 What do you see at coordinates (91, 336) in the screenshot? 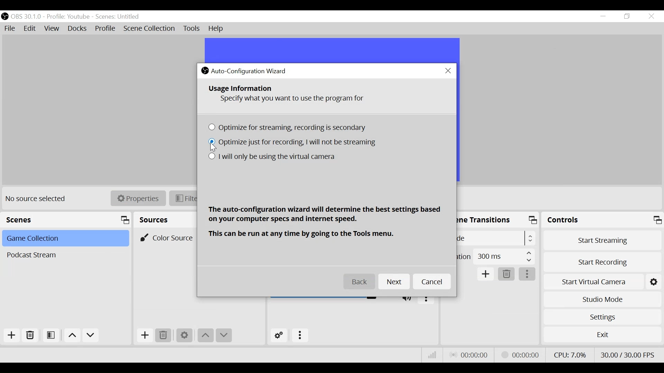
I see `move down` at bounding box center [91, 336].